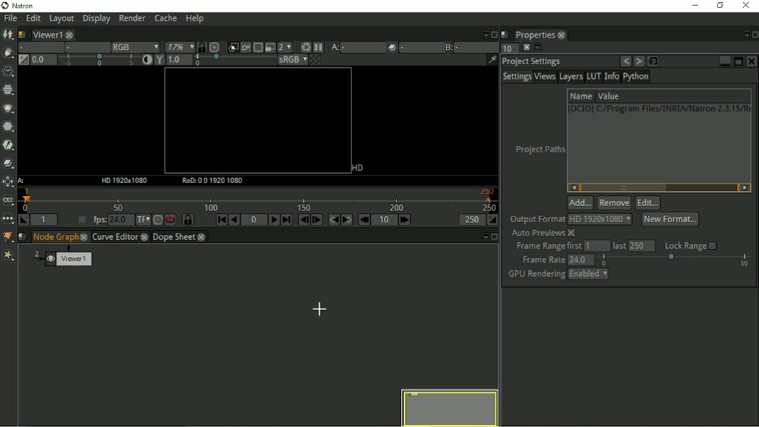  What do you see at coordinates (284, 47) in the screenshot?
I see `Scale down render` at bounding box center [284, 47].